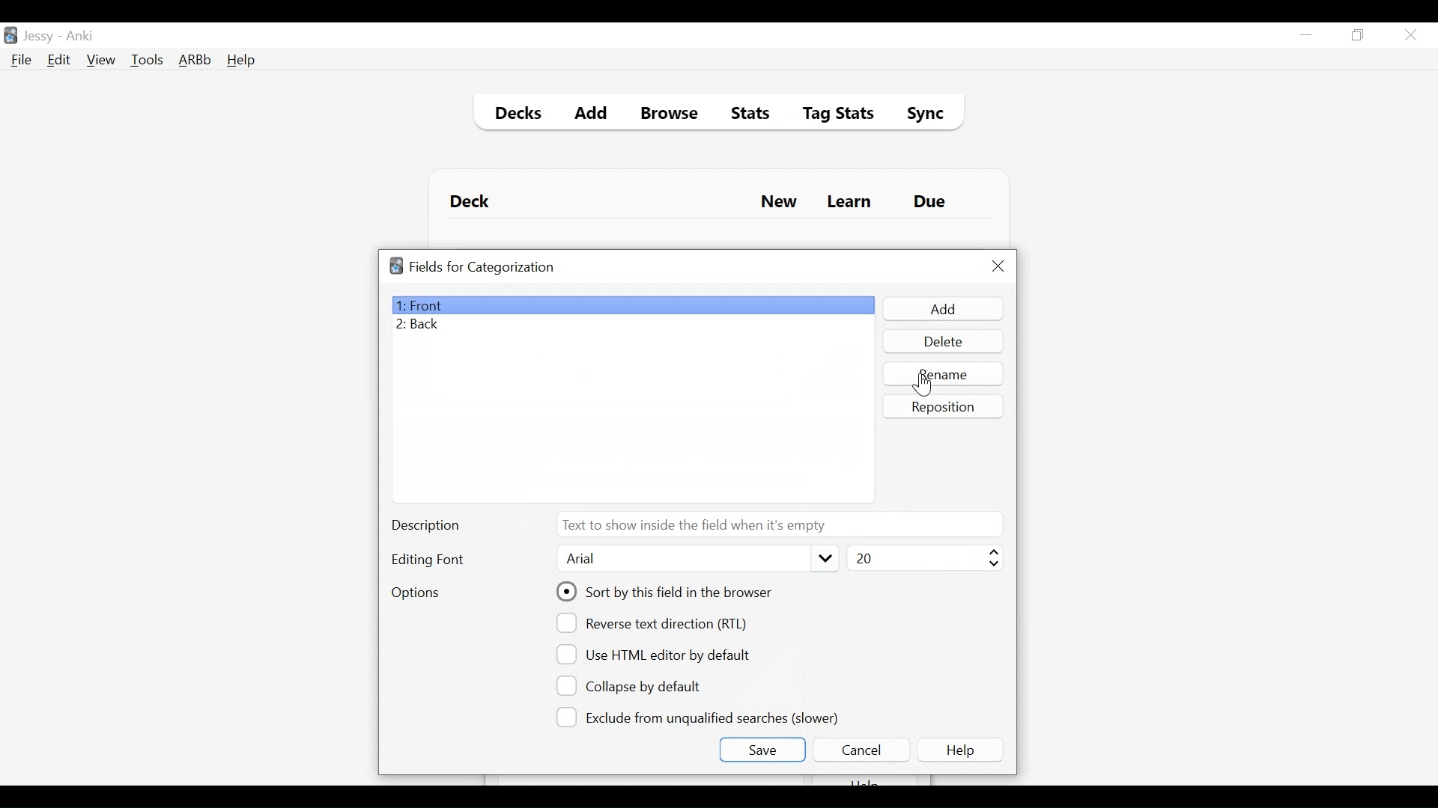 The width and height of the screenshot is (1438, 808). What do you see at coordinates (923, 558) in the screenshot?
I see `Adjust Font Size` at bounding box center [923, 558].